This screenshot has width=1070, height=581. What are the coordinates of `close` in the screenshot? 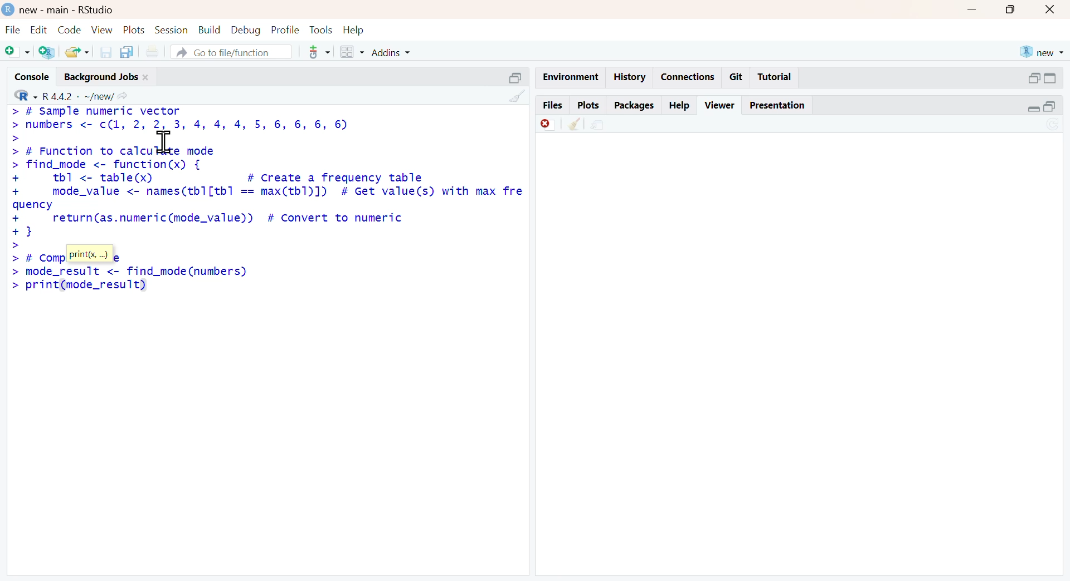 It's located at (147, 77).